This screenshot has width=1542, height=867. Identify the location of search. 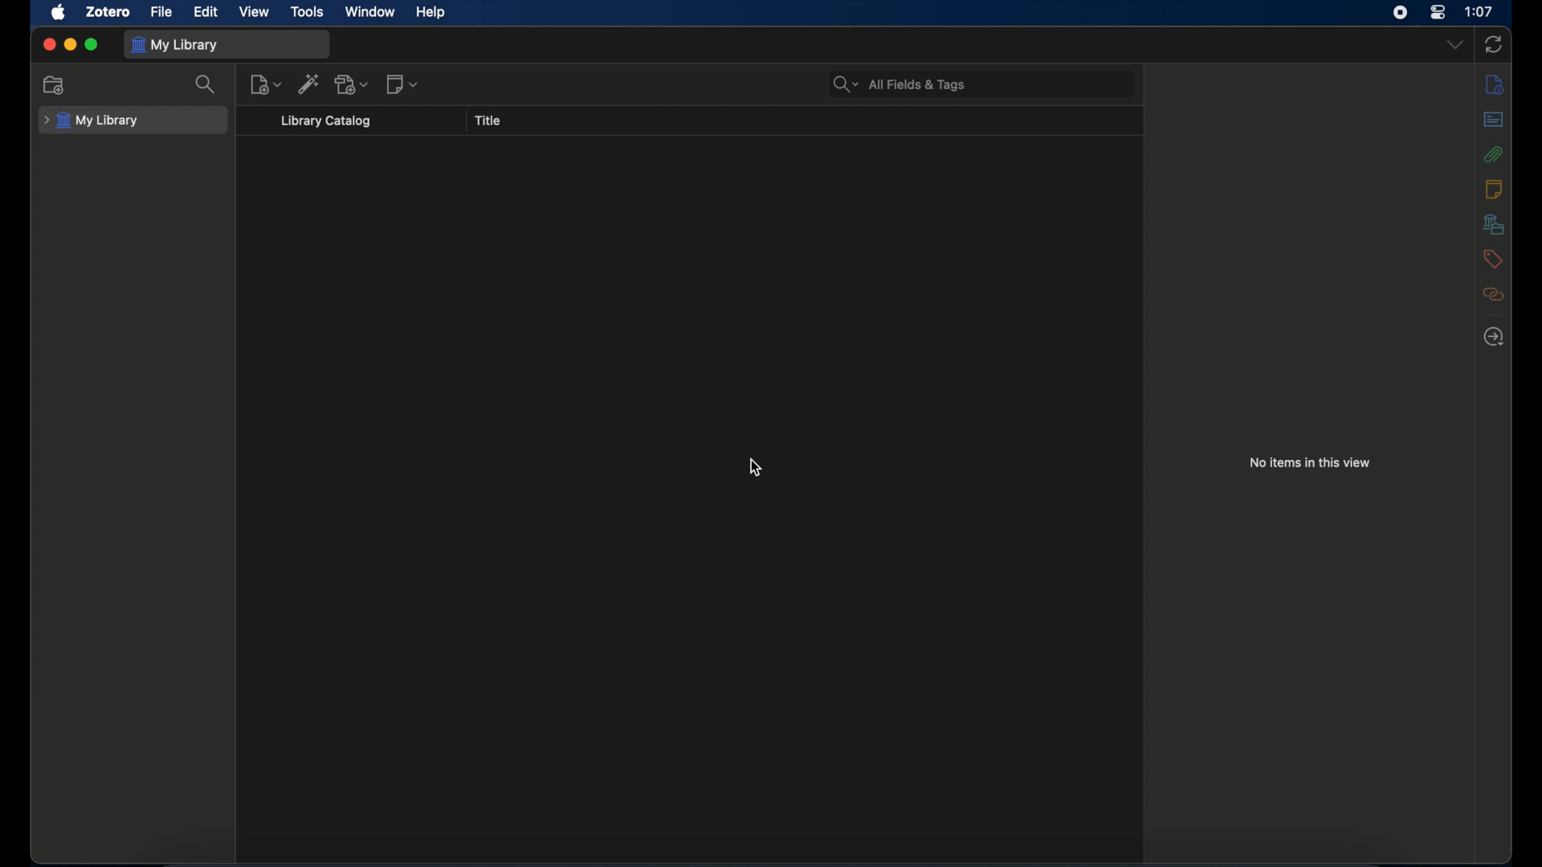
(208, 85).